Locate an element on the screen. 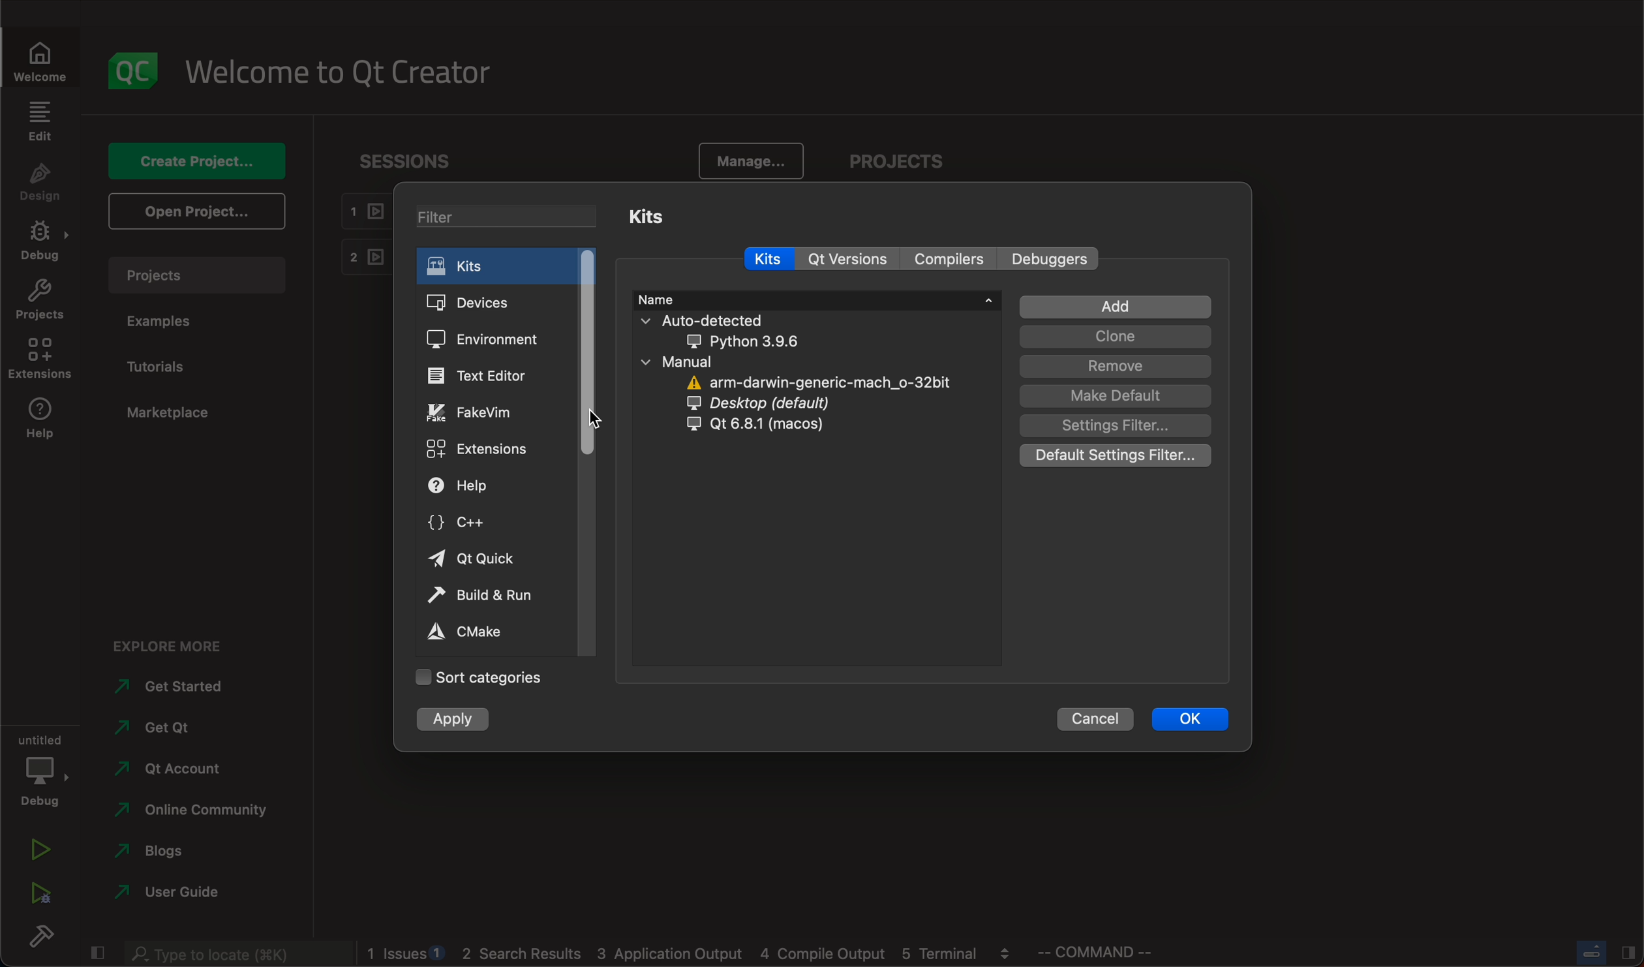 This screenshot has width=1644, height=967. search bar is located at coordinates (232, 954).